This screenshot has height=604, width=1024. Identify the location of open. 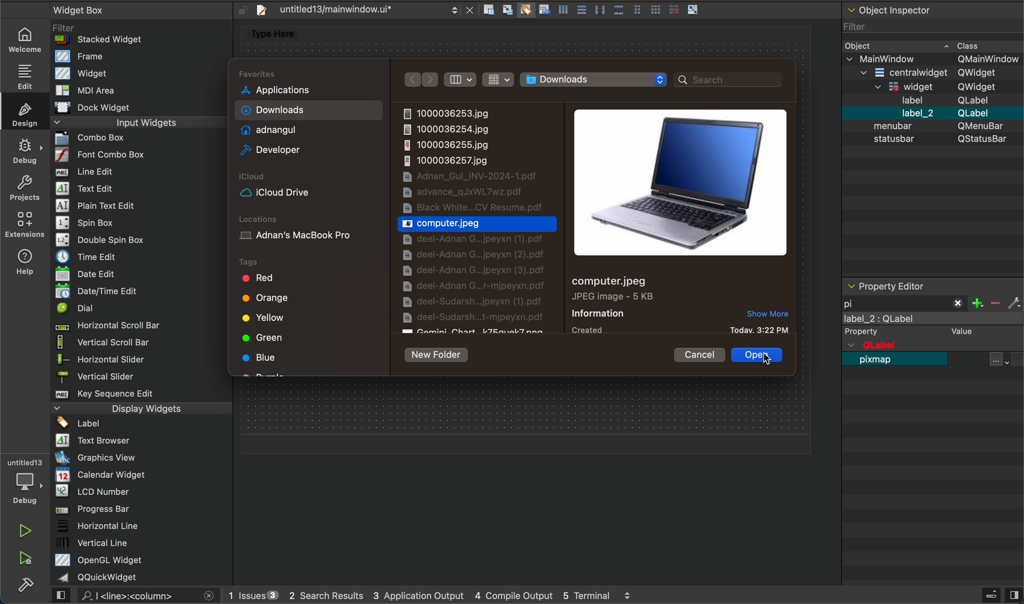
(760, 357).